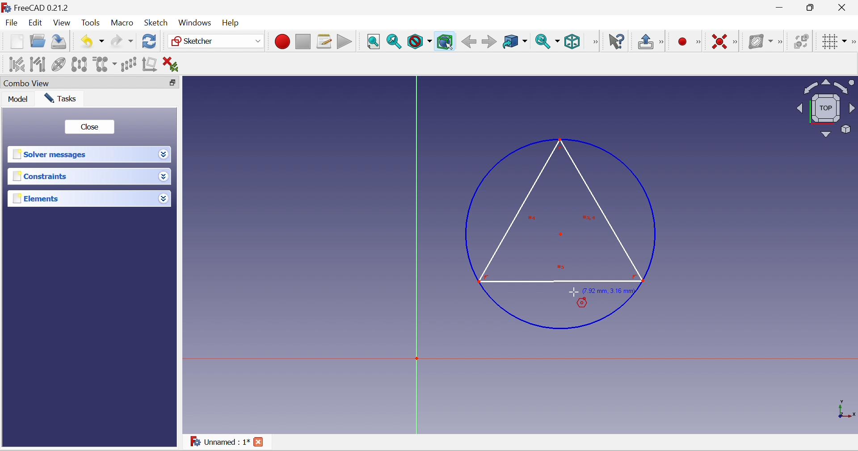  What do you see at coordinates (233, 23) in the screenshot?
I see `` at bounding box center [233, 23].